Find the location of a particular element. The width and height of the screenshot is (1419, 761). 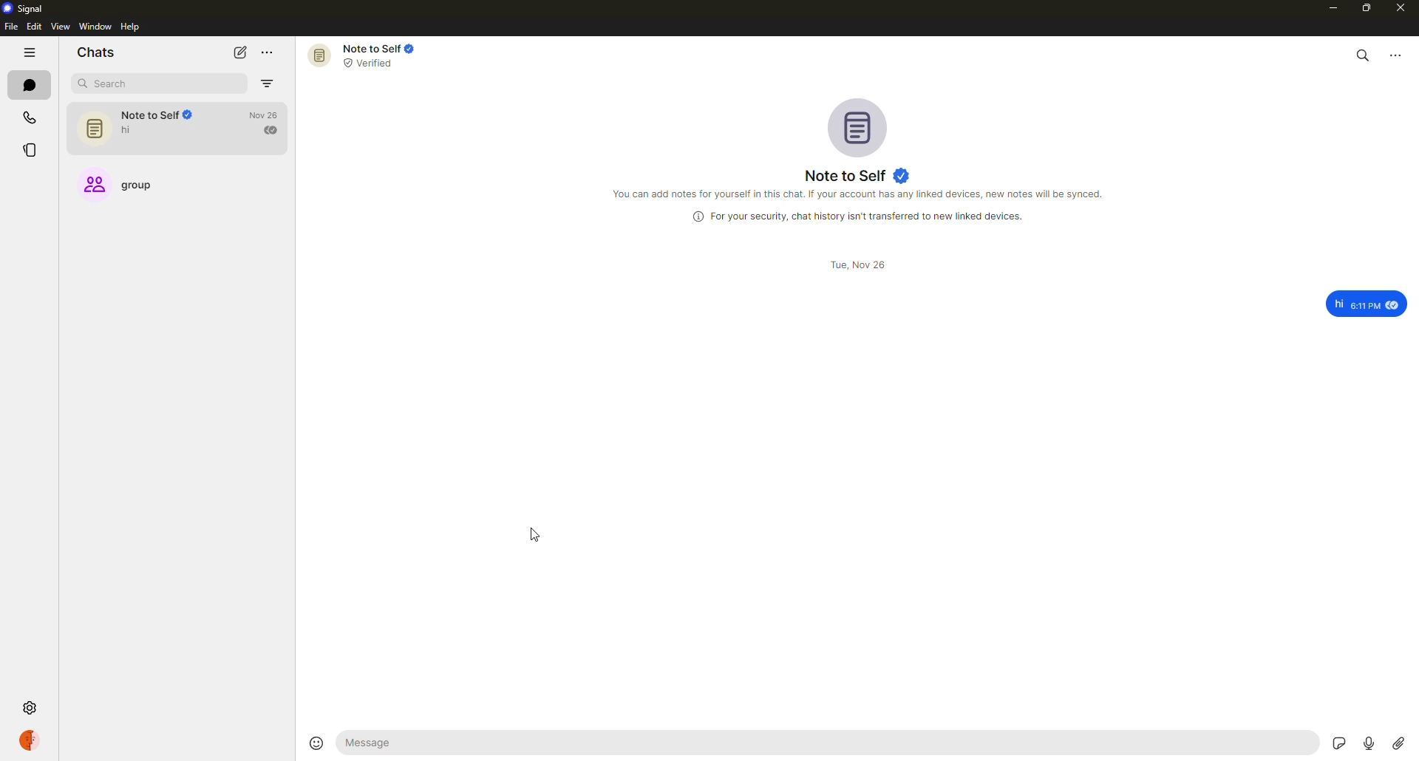

help is located at coordinates (130, 27).